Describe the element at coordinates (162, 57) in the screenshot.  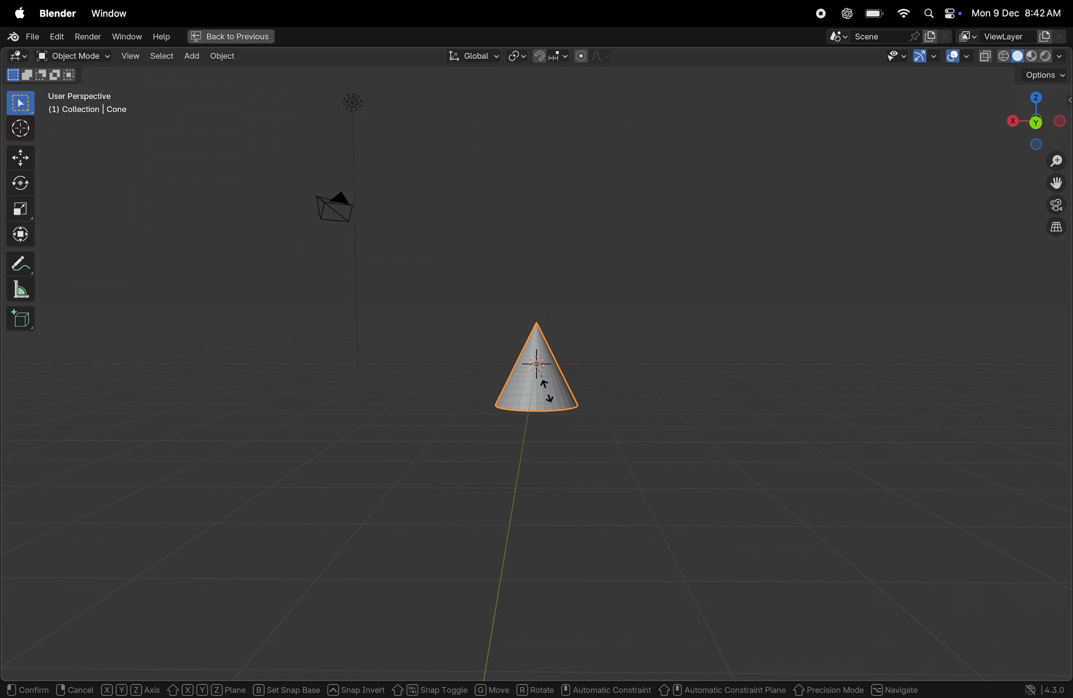
I see `select` at that location.